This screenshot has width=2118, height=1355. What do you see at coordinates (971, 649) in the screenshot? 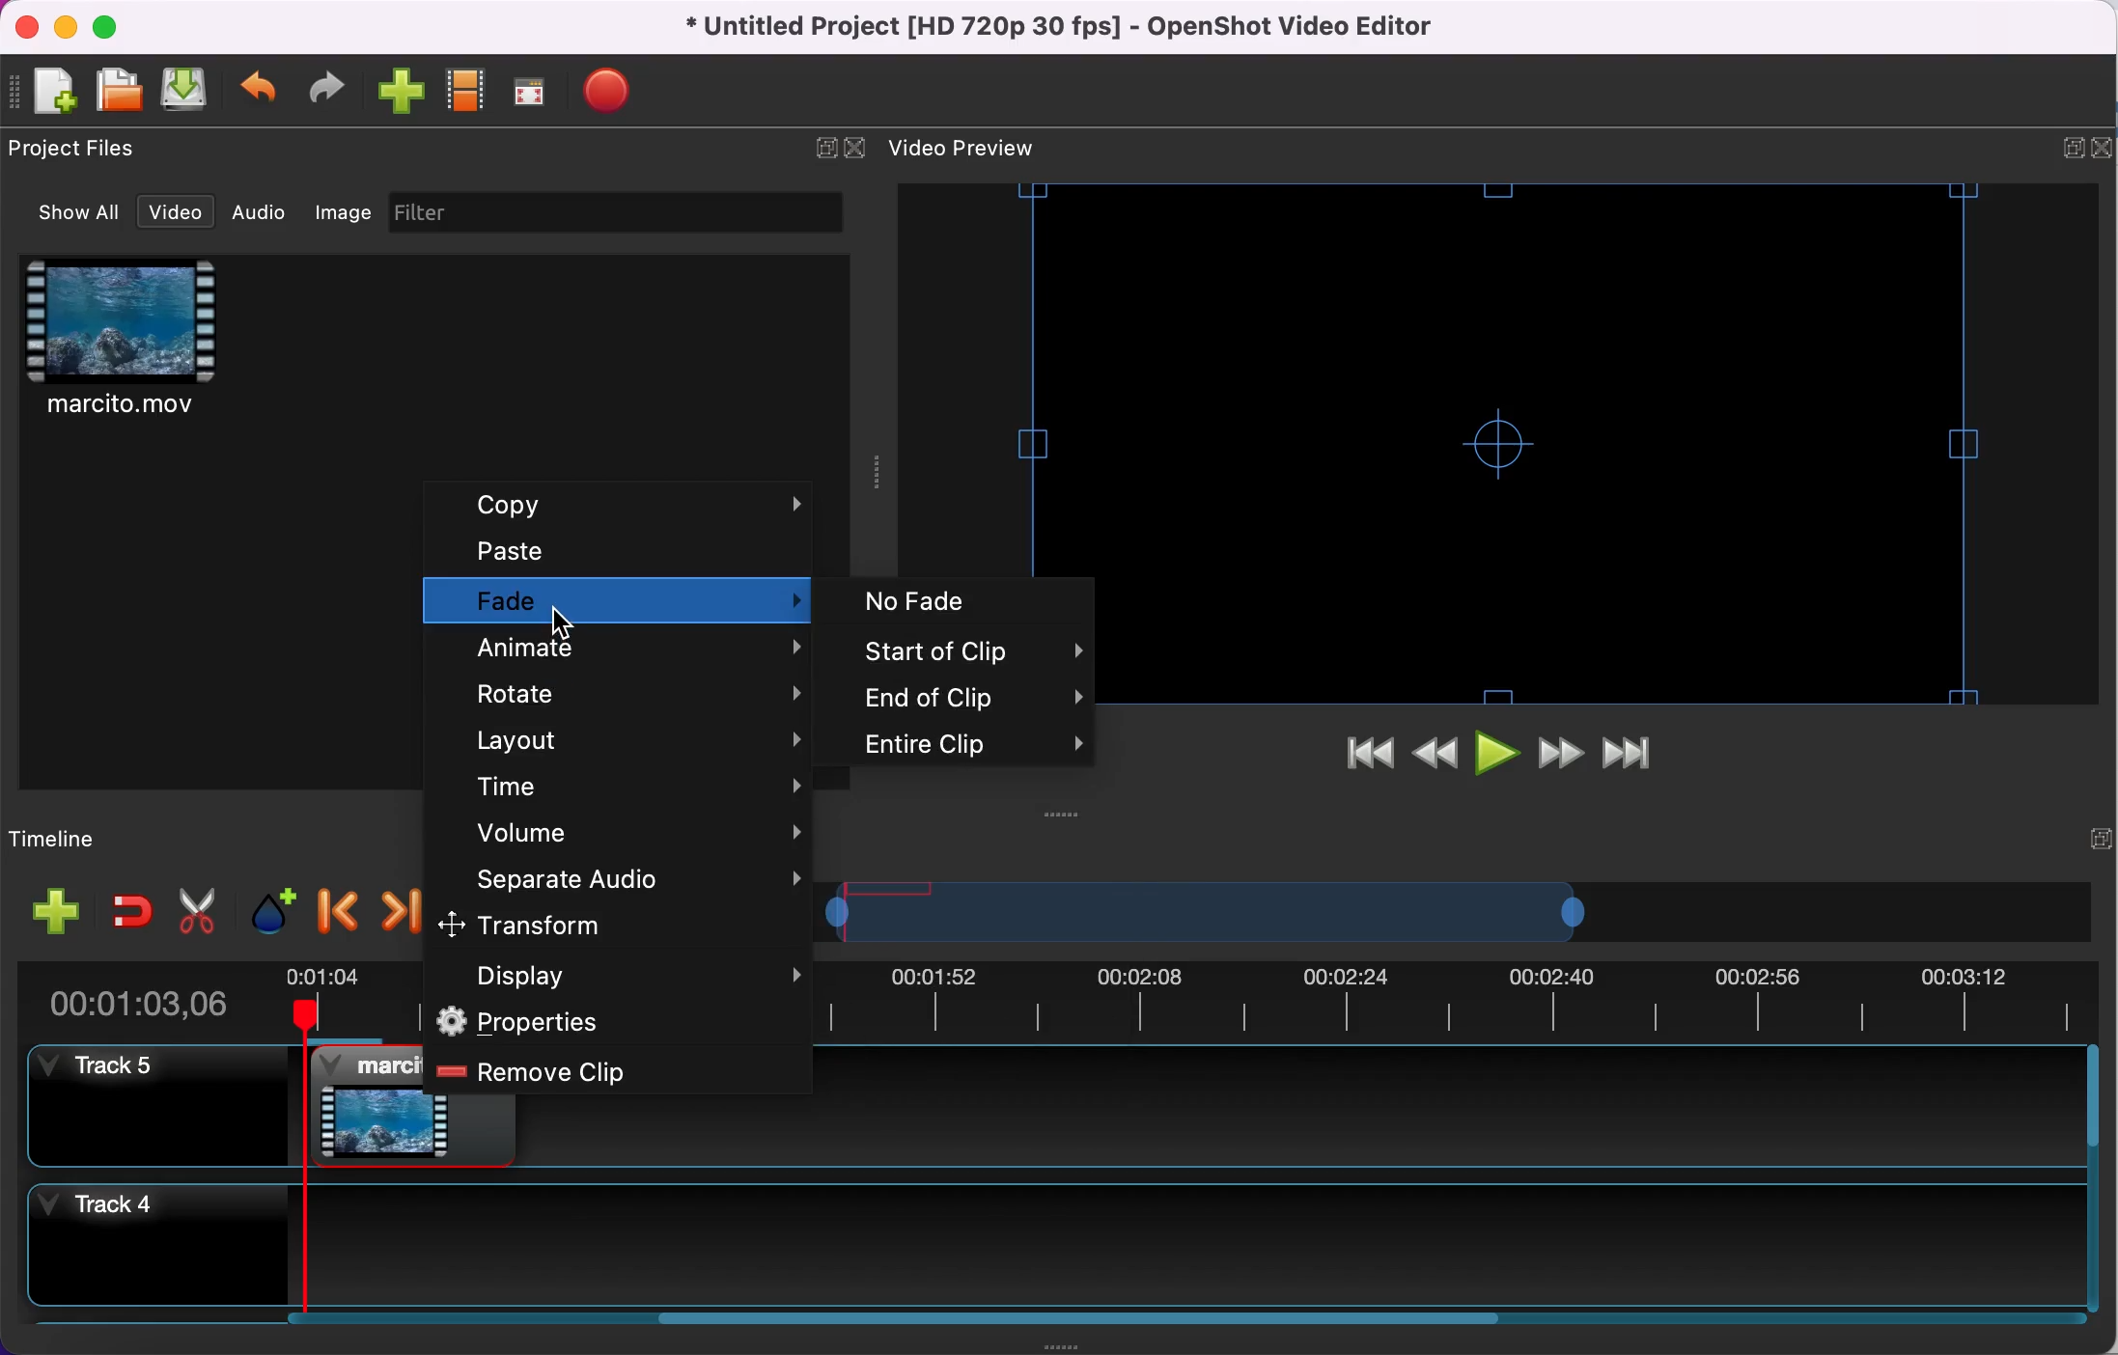
I see `start of clip` at bounding box center [971, 649].